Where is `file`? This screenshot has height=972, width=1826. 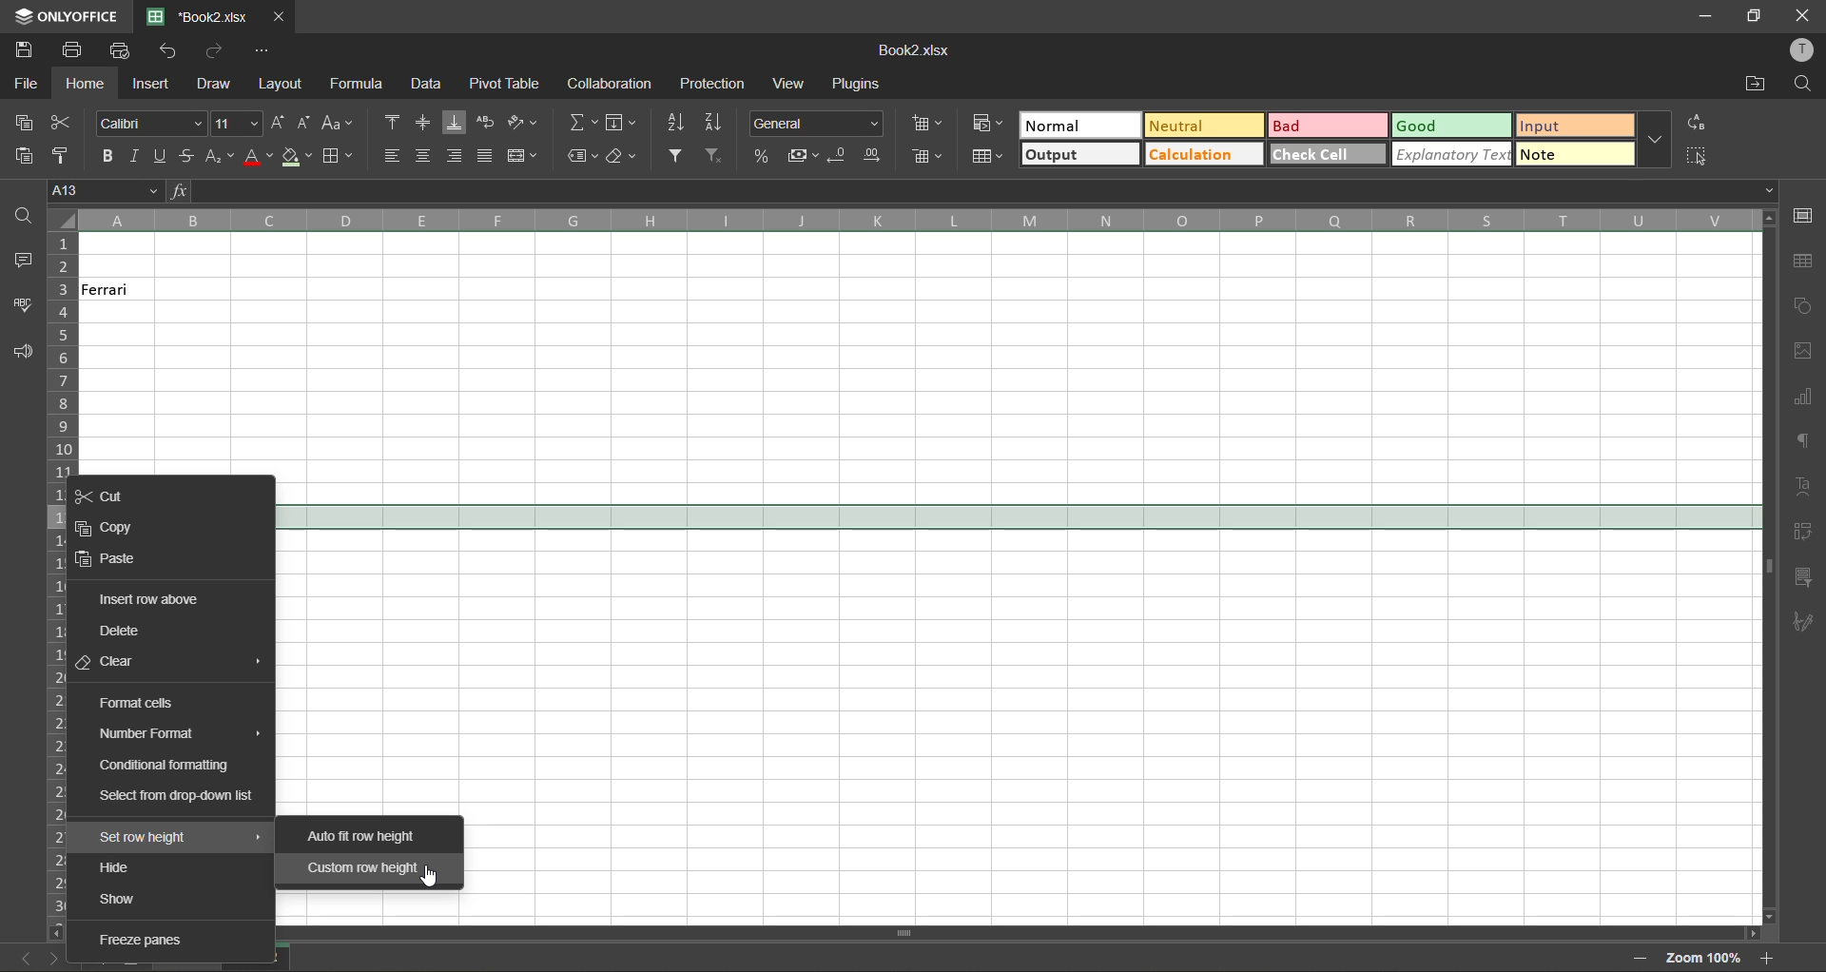 file is located at coordinates (28, 84).